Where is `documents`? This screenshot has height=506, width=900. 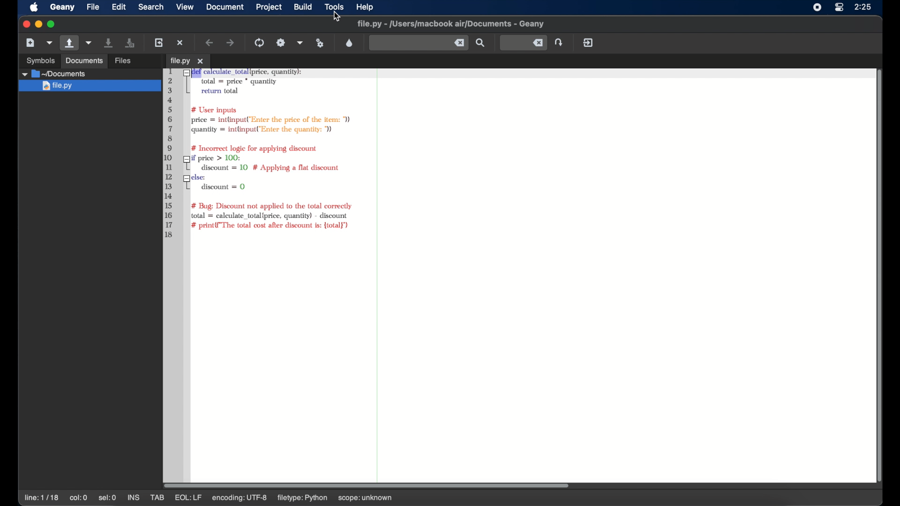
documents is located at coordinates (54, 74).